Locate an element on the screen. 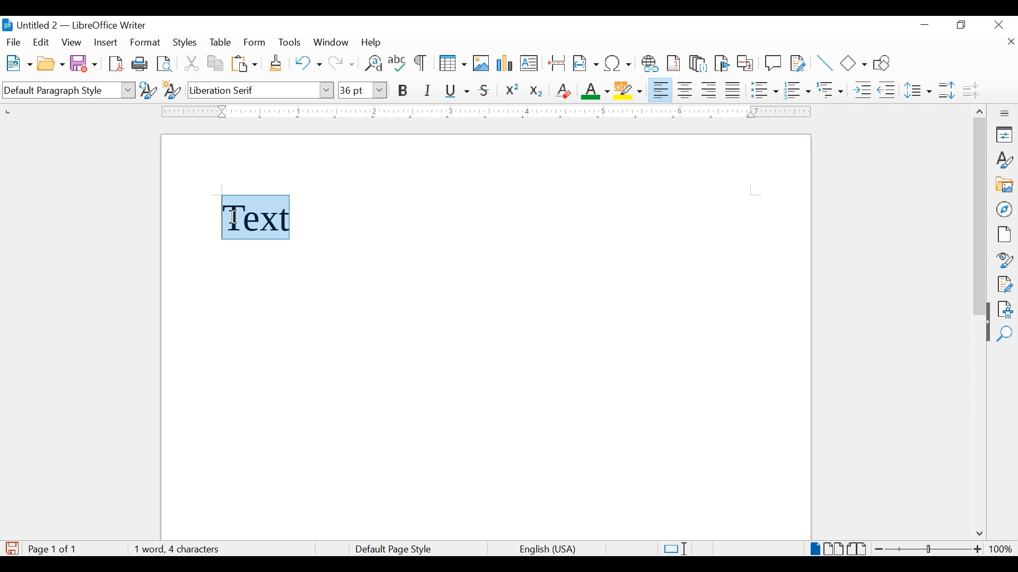 Image resolution: width=1018 pixels, height=572 pixels. justify is located at coordinates (733, 90).